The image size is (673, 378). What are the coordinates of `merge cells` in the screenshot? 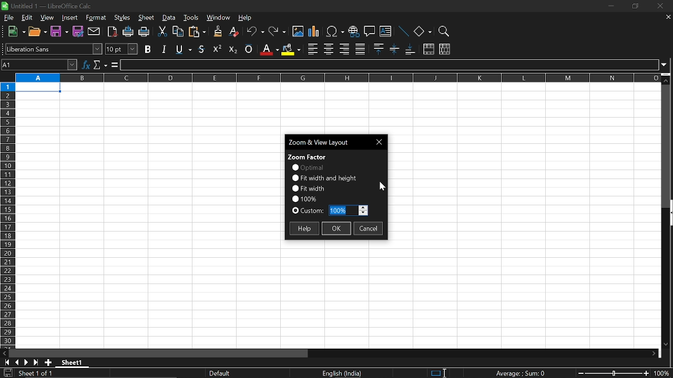 It's located at (429, 50).